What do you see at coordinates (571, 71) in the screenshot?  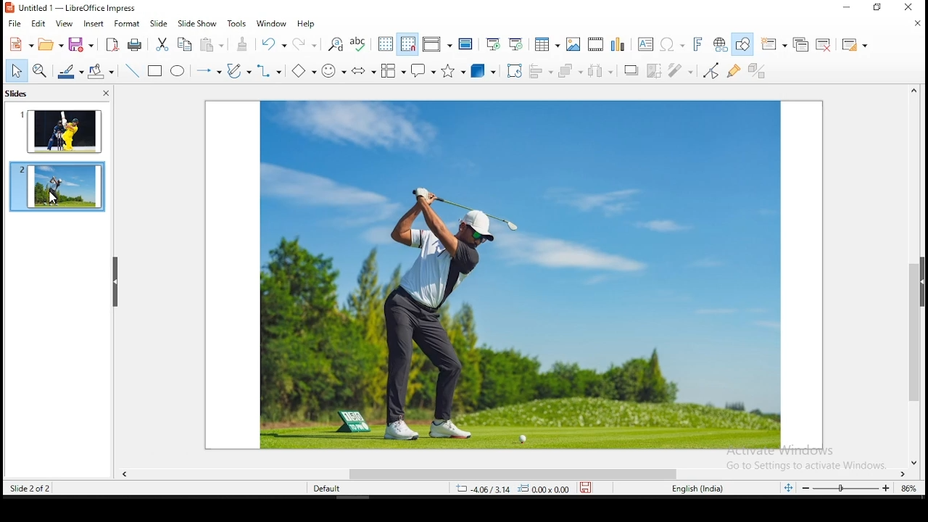 I see `arrange` at bounding box center [571, 71].